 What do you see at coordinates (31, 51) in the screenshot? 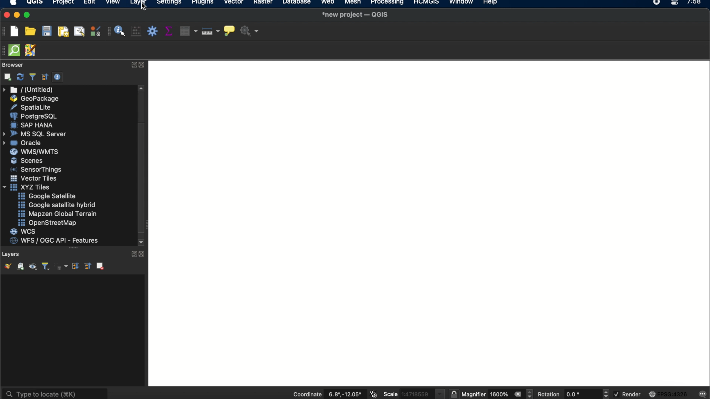
I see `JOSM remote` at bounding box center [31, 51].